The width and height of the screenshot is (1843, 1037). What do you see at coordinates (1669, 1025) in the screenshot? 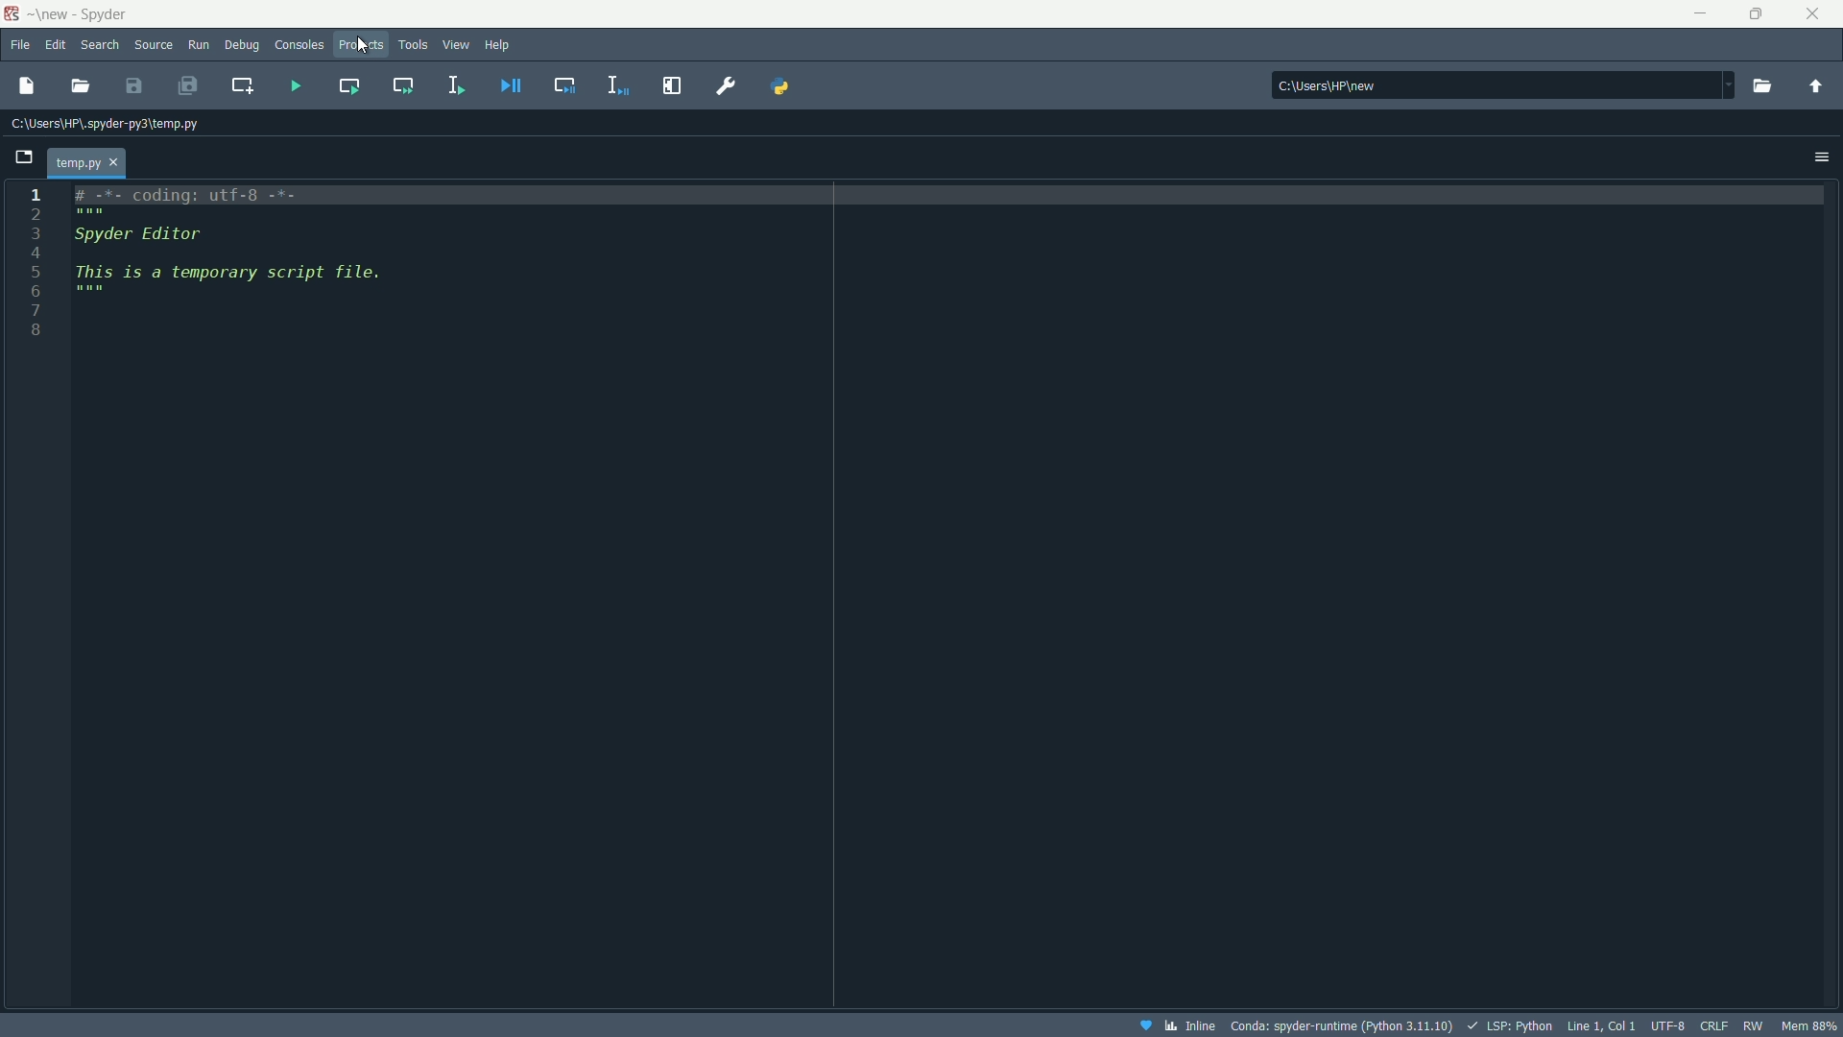
I see `UTF-8` at bounding box center [1669, 1025].